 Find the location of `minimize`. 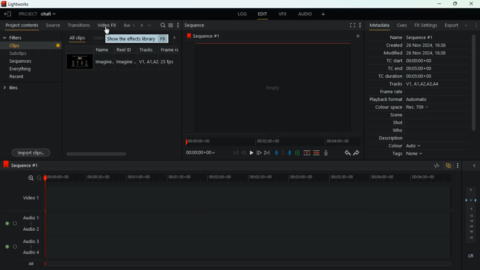

minimize is located at coordinates (440, 4).